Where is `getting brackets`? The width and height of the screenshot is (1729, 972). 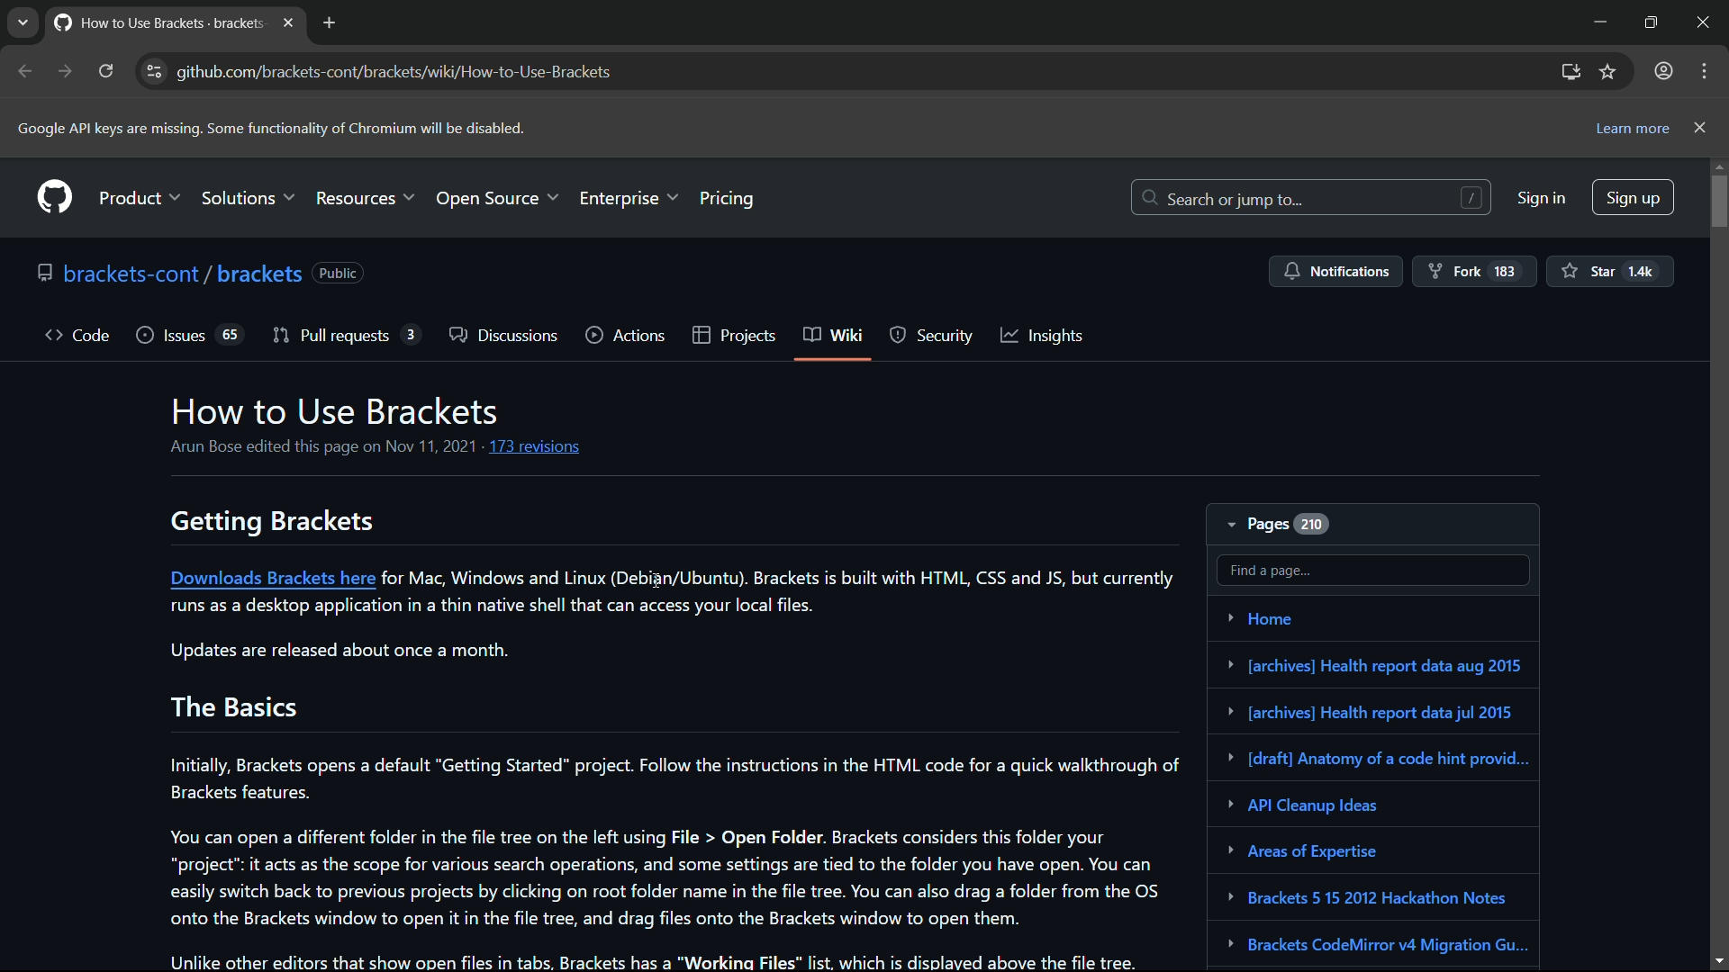 getting brackets is located at coordinates (269, 521).